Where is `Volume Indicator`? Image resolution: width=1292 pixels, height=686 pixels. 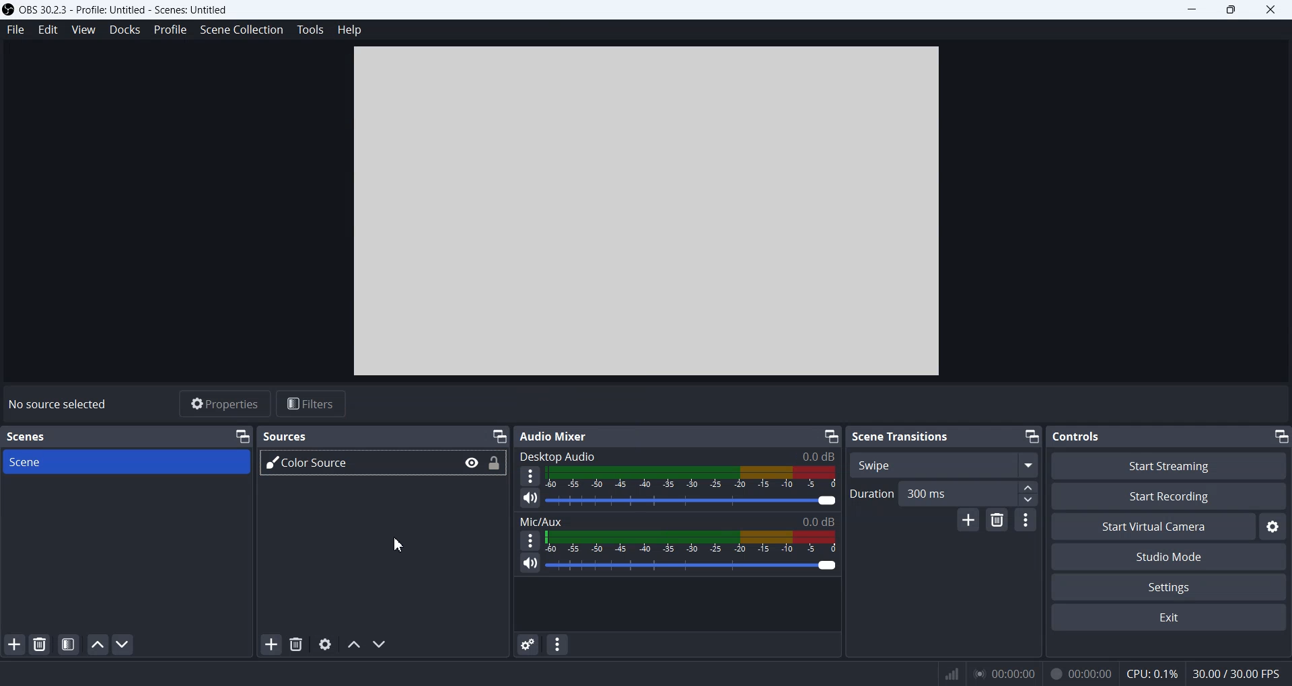 Volume Indicator is located at coordinates (692, 541).